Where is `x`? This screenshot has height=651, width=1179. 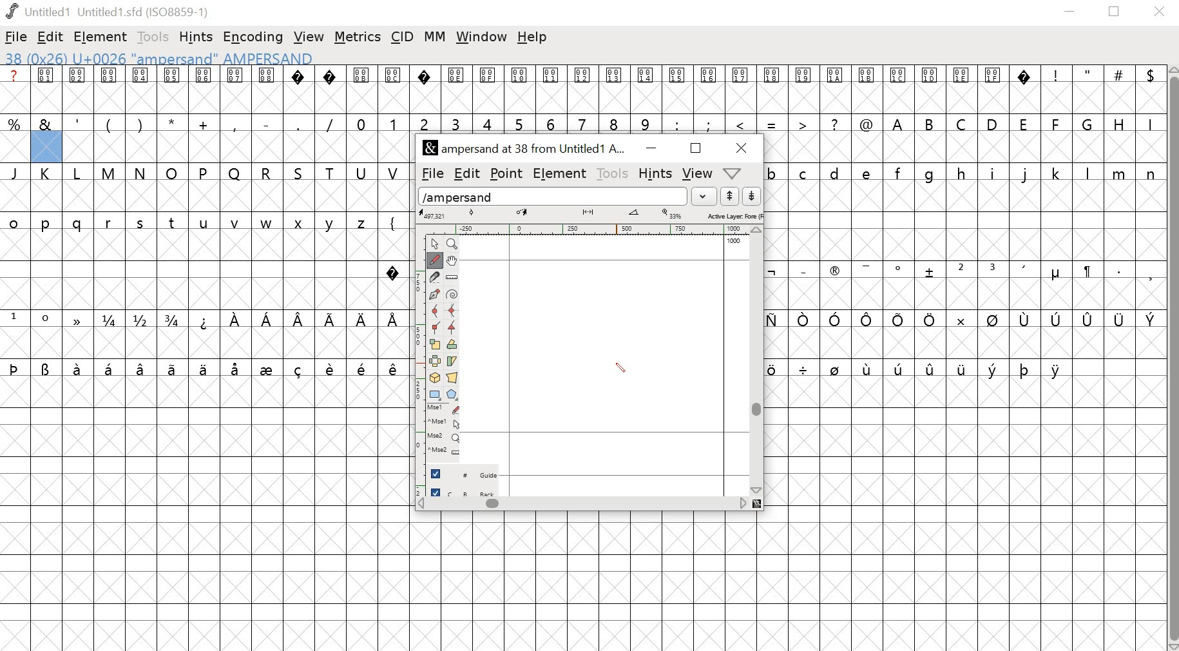
x is located at coordinates (302, 224).